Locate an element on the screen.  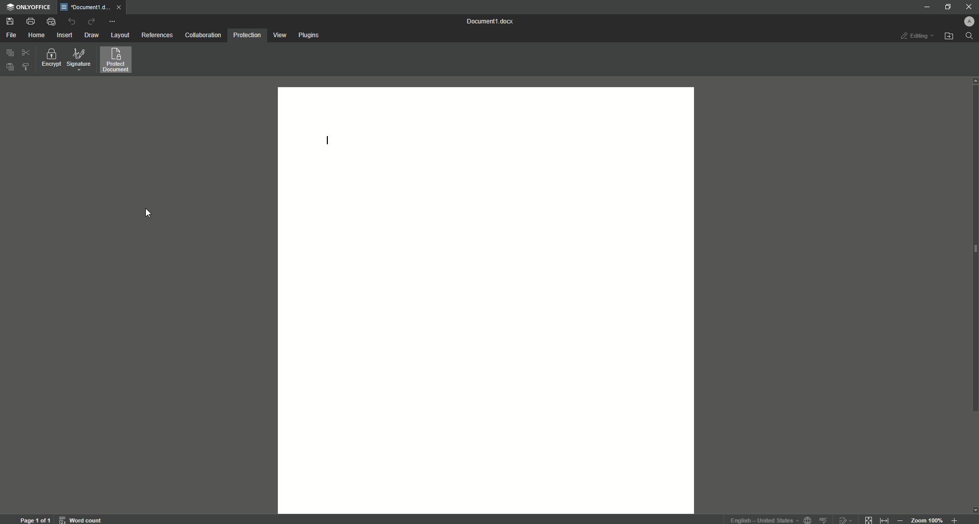
Undo is located at coordinates (72, 21).